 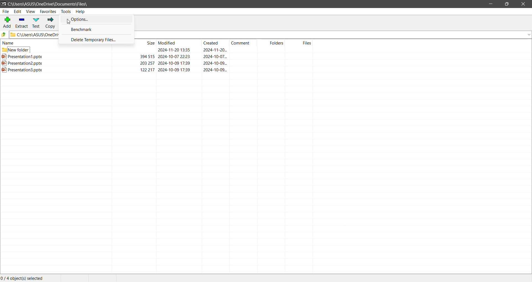 What do you see at coordinates (30, 12) in the screenshot?
I see `View` at bounding box center [30, 12].